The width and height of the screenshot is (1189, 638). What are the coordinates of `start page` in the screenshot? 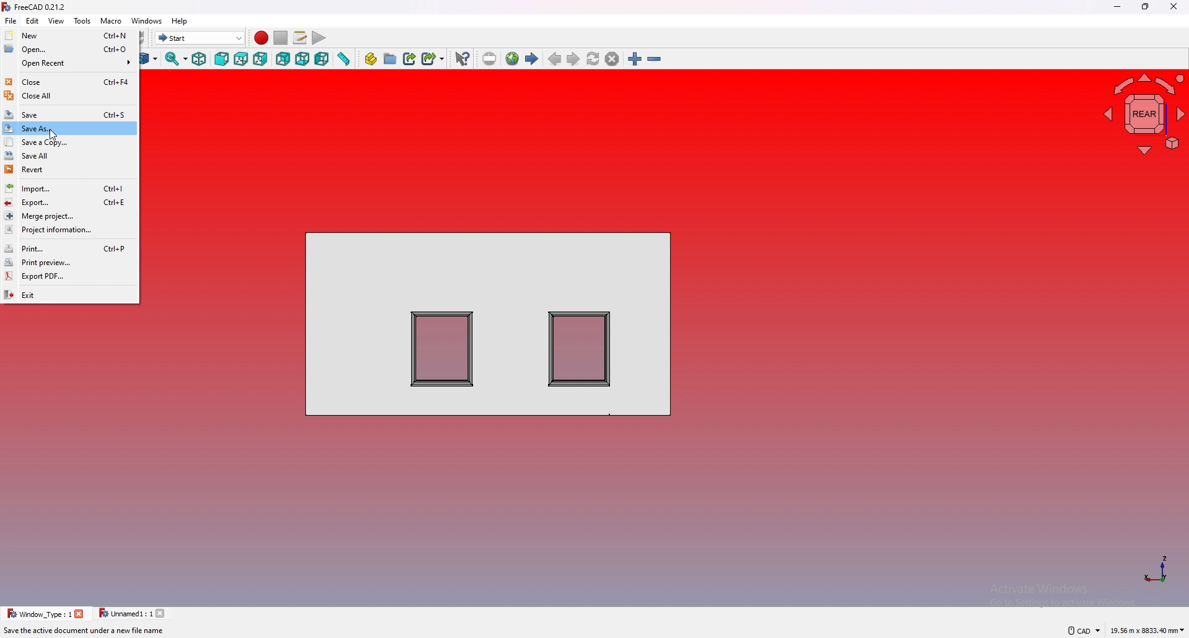 It's located at (532, 59).